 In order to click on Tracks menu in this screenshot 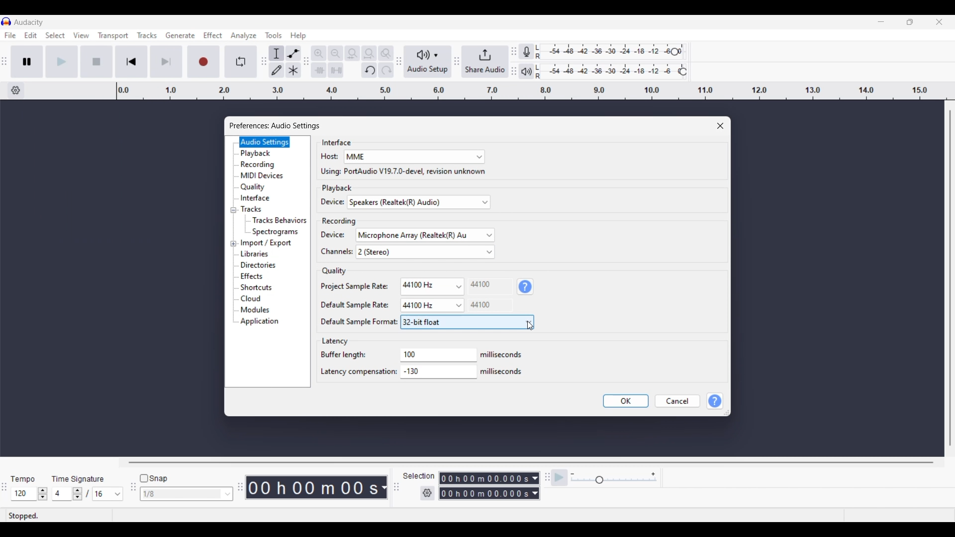, I will do `click(147, 35)`.